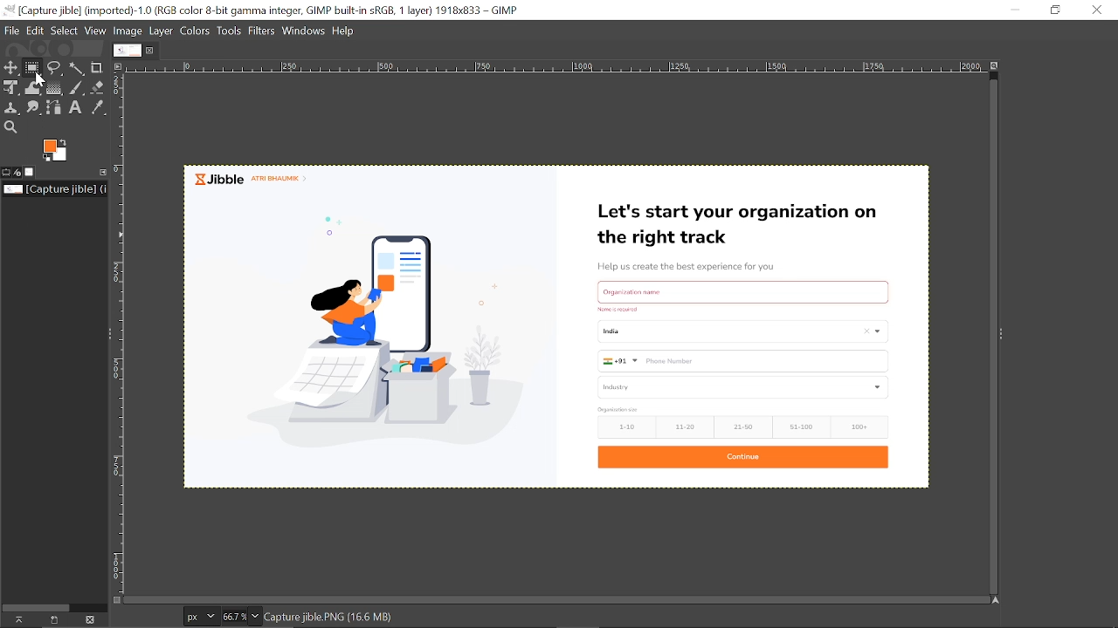 The width and height of the screenshot is (1118, 628). Describe the element at coordinates (264, 31) in the screenshot. I see `Filters` at that location.